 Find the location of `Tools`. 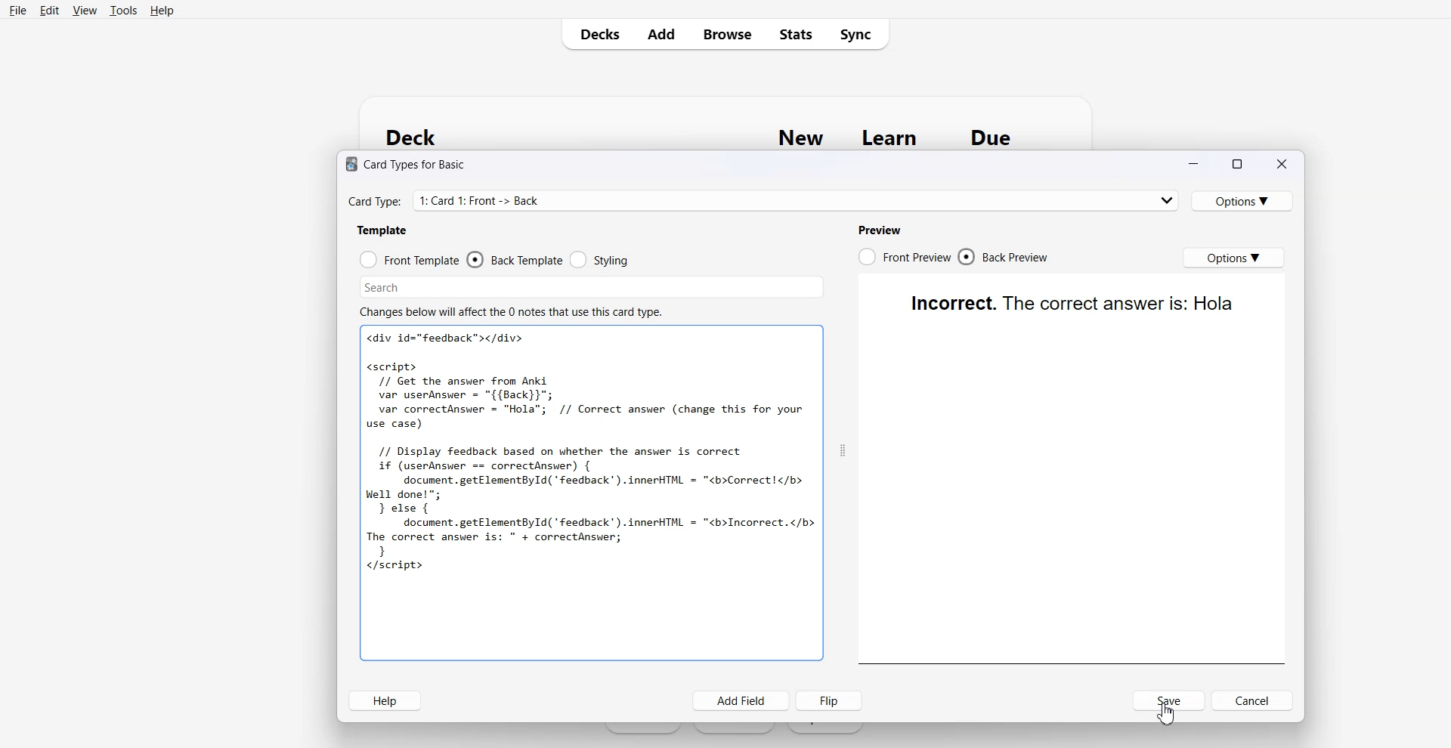

Tools is located at coordinates (123, 10).